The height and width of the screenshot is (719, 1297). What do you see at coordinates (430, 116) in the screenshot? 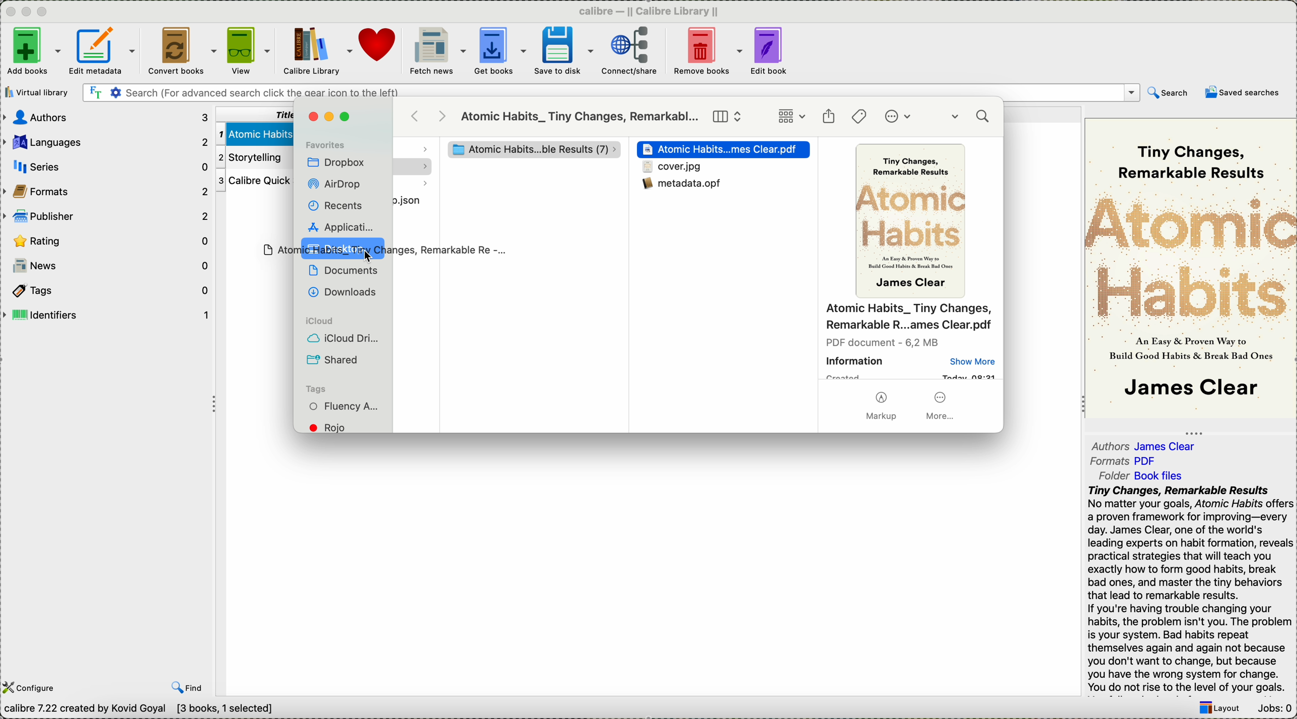
I see `navigate arrows` at bounding box center [430, 116].